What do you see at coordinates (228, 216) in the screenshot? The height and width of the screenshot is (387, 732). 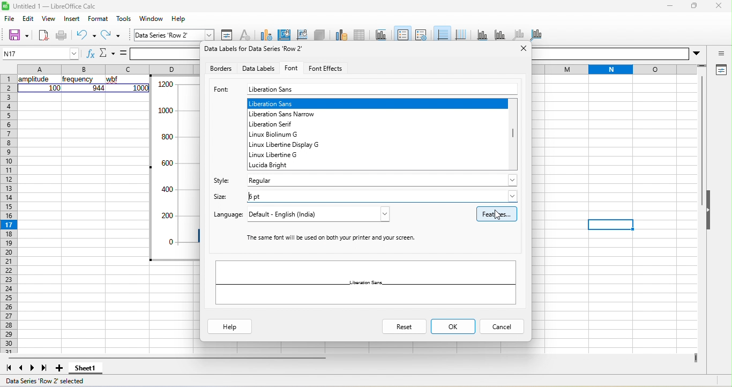 I see `language` at bounding box center [228, 216].